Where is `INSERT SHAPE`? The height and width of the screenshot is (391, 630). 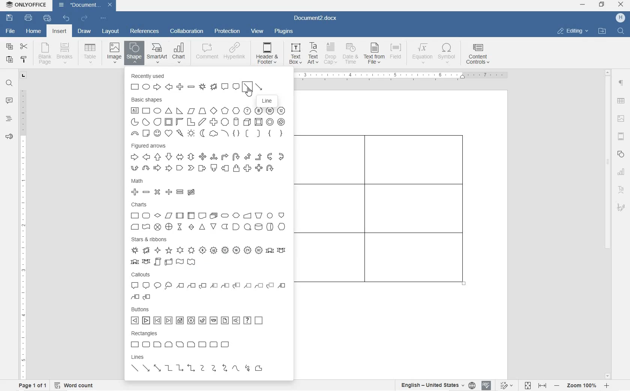
INSERT SHAPE is located at coordinates (134, 54).